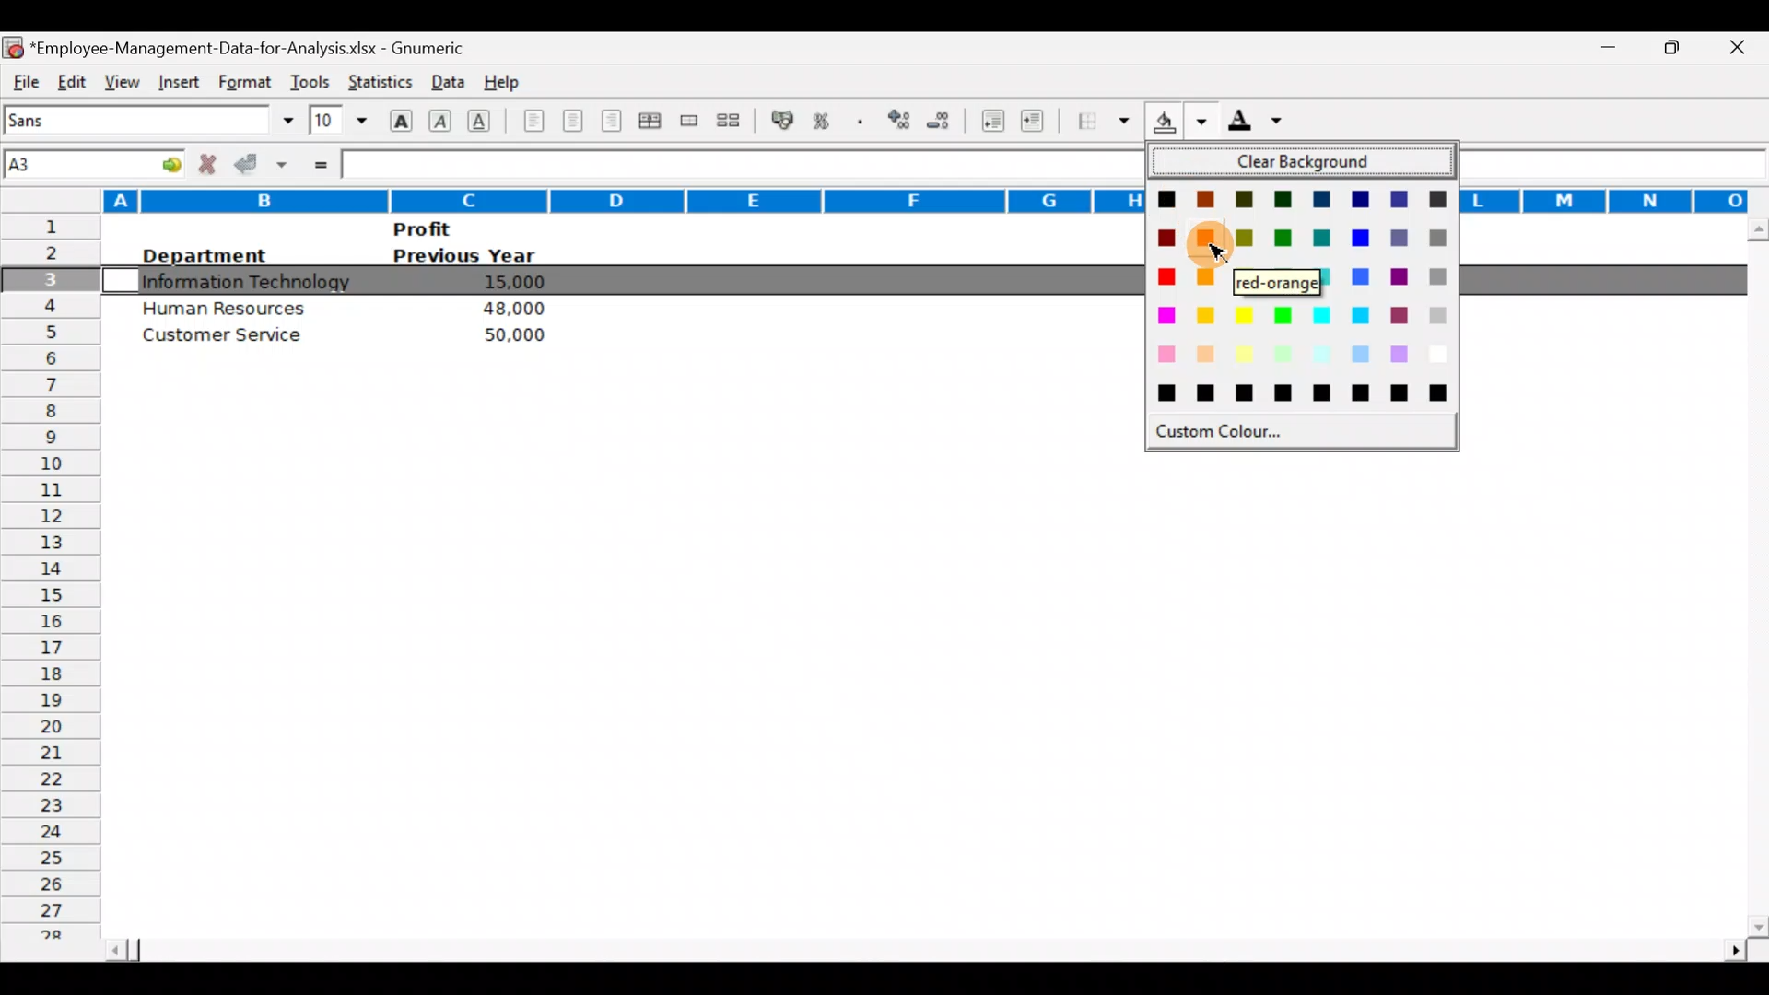  Describe the element at coordinates (443, 77) in the screenshot. I see `Data` at that location.